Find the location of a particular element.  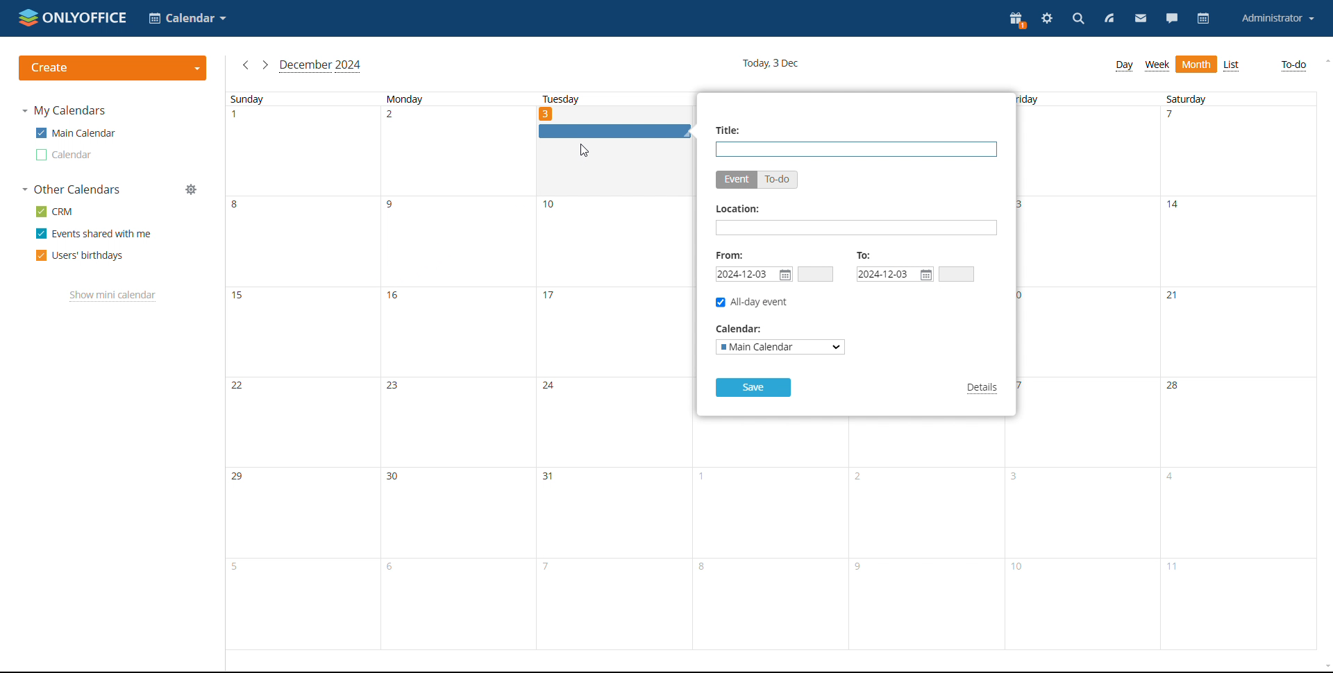

next month is located at coordinates (265, 66).